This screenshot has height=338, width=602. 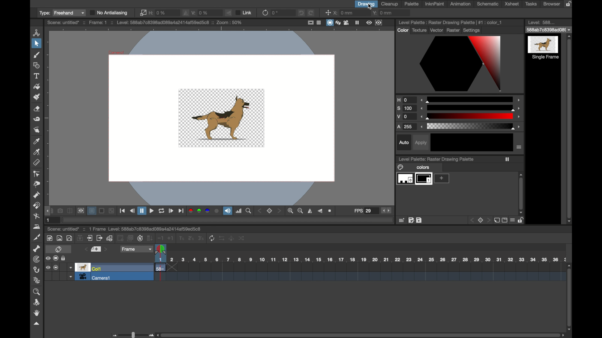 What do you see at coordinates (407, 127) in the screenshot?
I see `A` at bounding box center [407, 127].